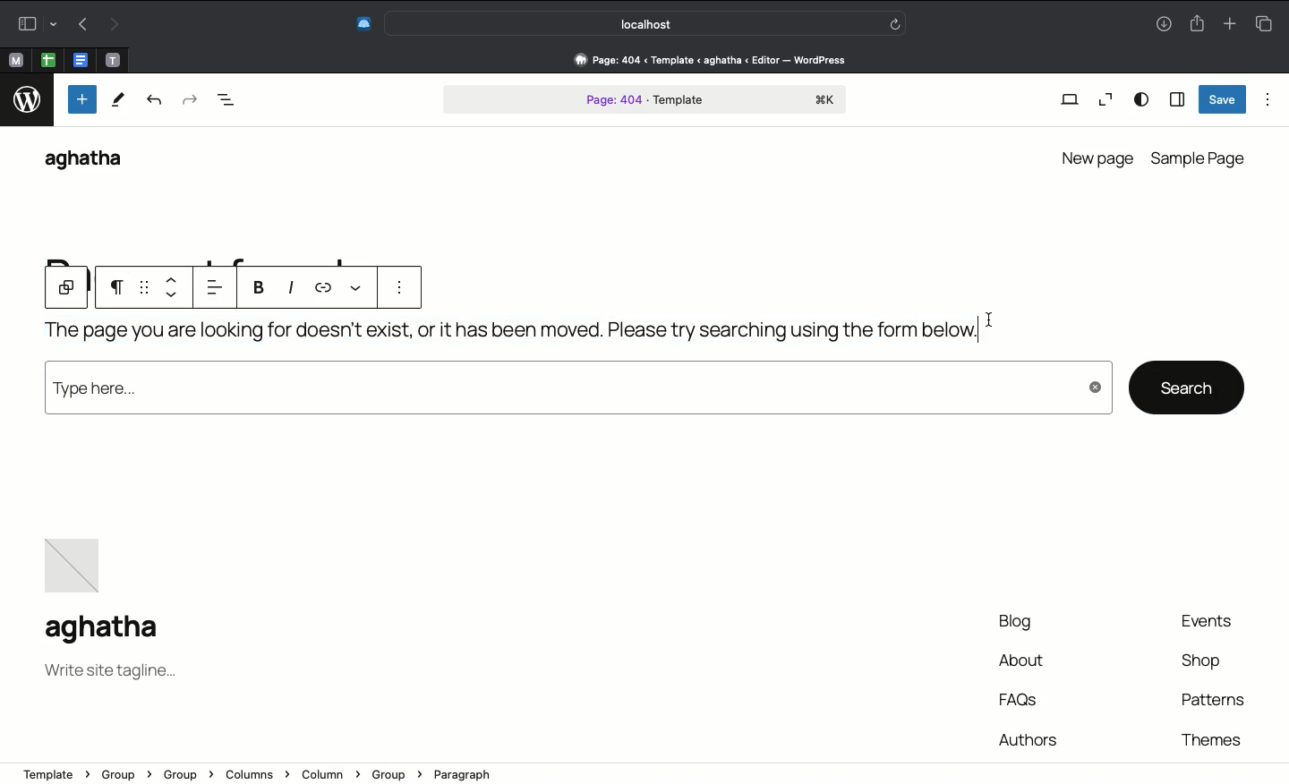  I want to click on Sidebar, so click(34, 23).